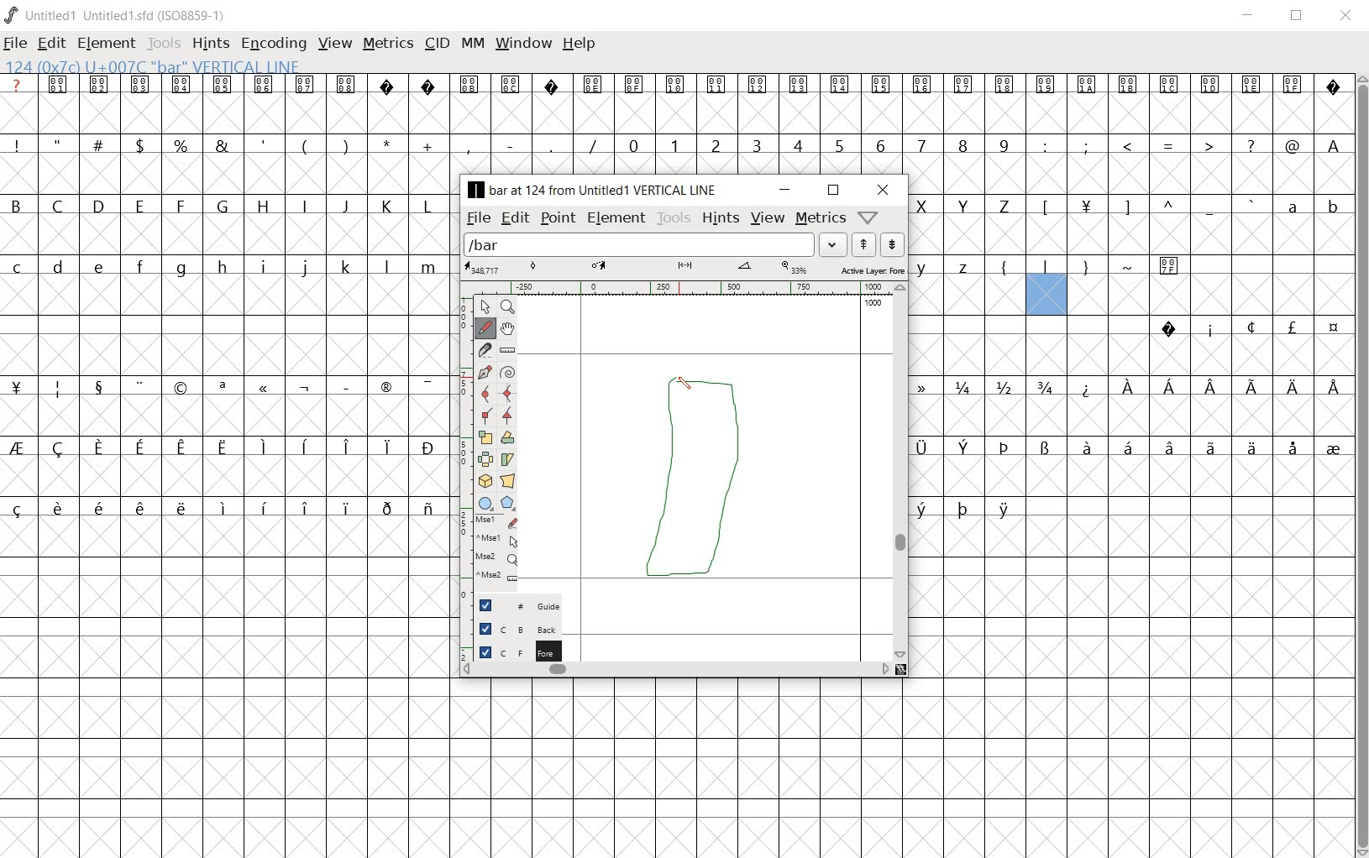 The image size is (1369, 858). What do you see at coordinates (485, 328) in the screenshot?
I see `draw a freehand curve` at bounding box center [485, 328].